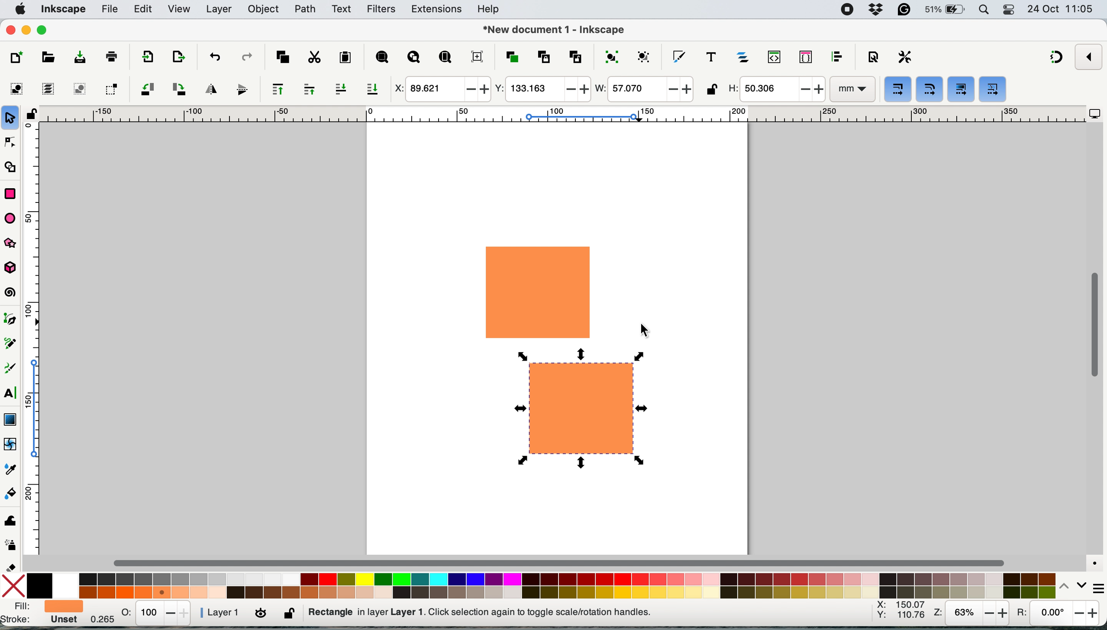  I want to click on file, so click(109, 10).